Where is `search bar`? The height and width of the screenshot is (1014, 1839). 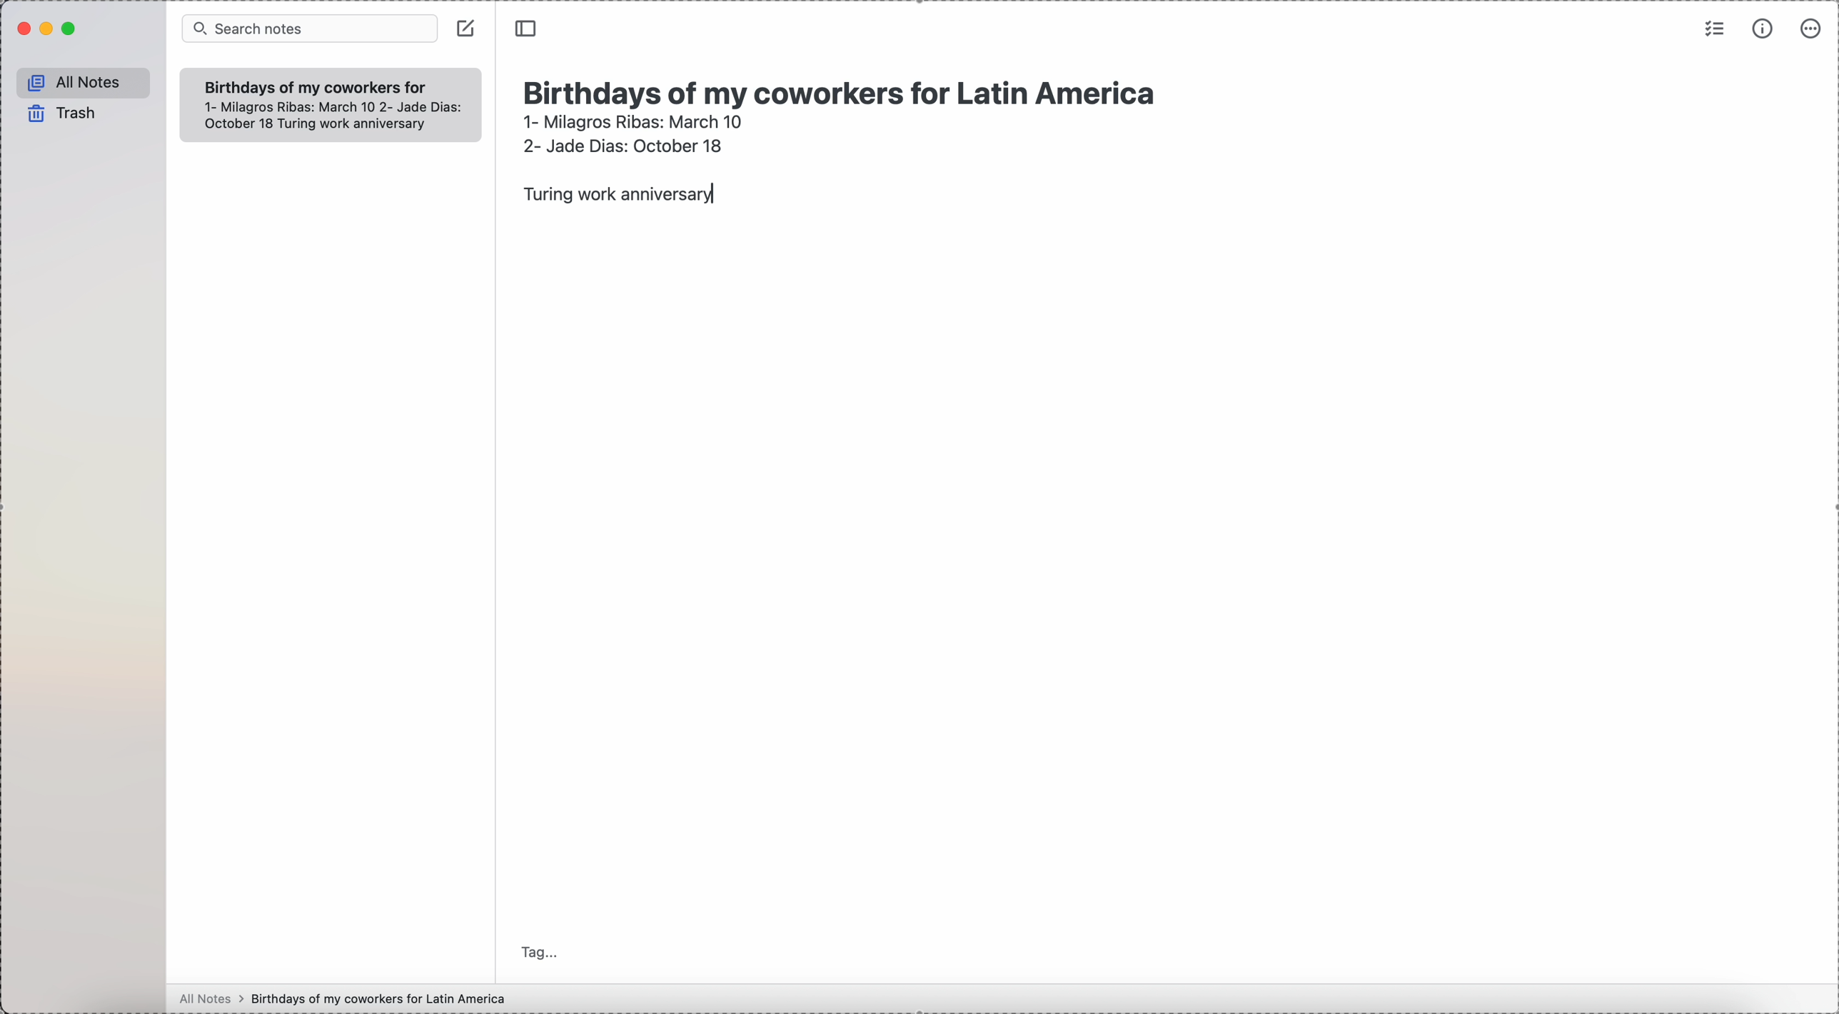 search bar is located at coordinates (309, 29).